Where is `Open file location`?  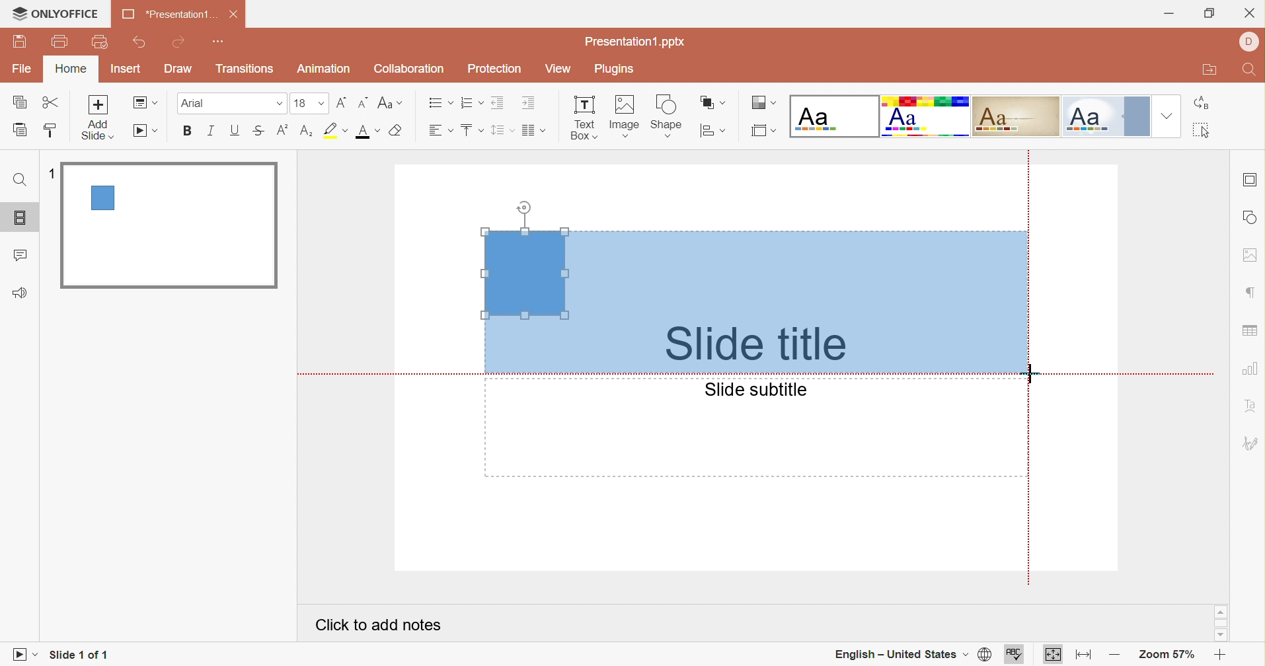 Open file location is located at coordinates (1209, 71).